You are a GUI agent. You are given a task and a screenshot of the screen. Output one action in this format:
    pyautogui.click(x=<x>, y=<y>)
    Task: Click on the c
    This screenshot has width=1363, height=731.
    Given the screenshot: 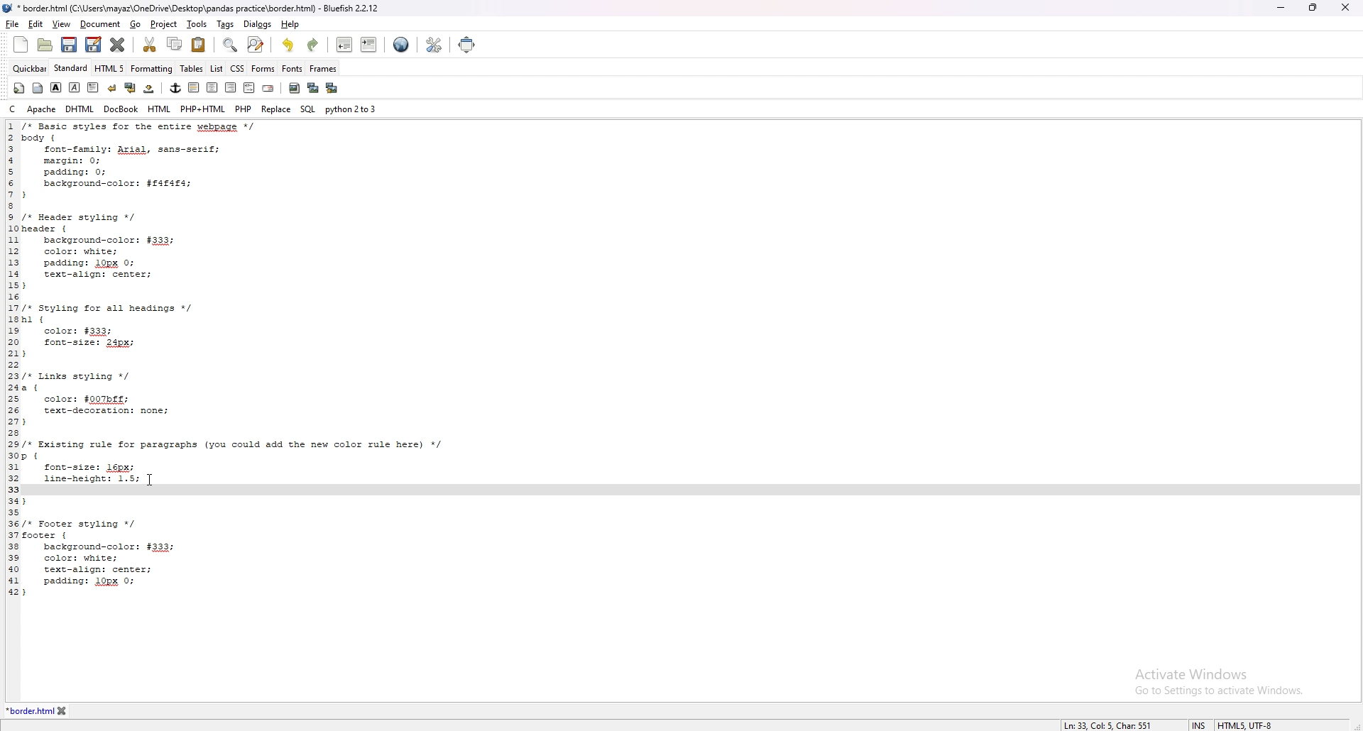 What is the action you would take?
    pyautogui.click(x=13, y=109)
    